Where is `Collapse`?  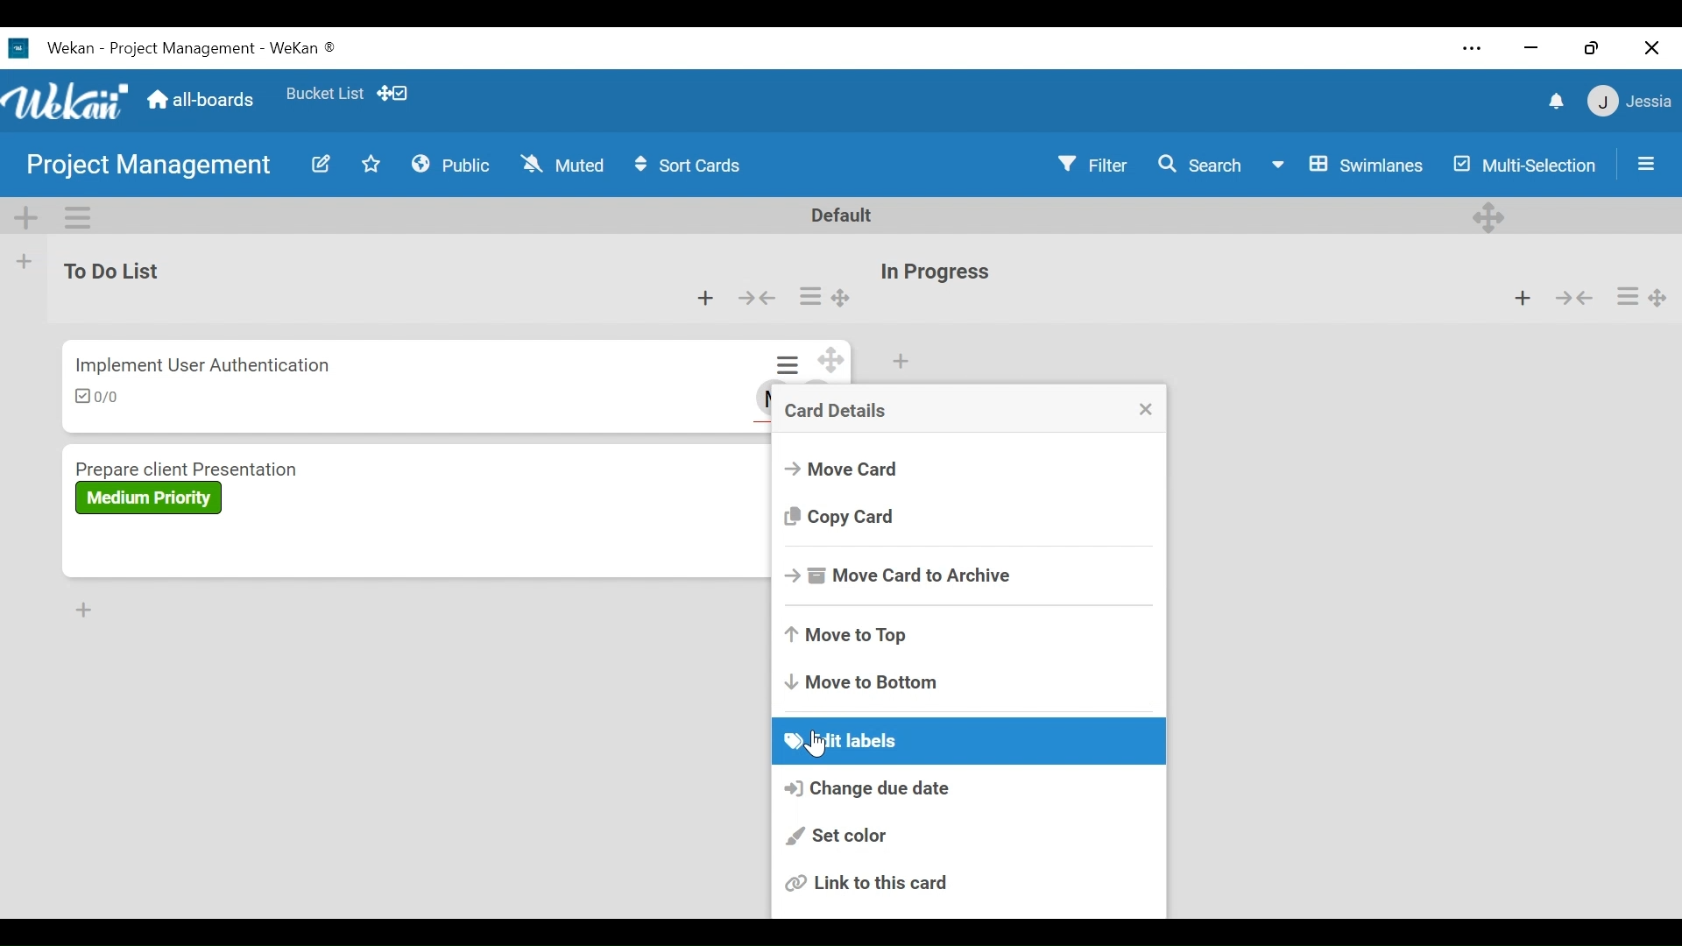 Collapse is located at coordinates (1572, 297).